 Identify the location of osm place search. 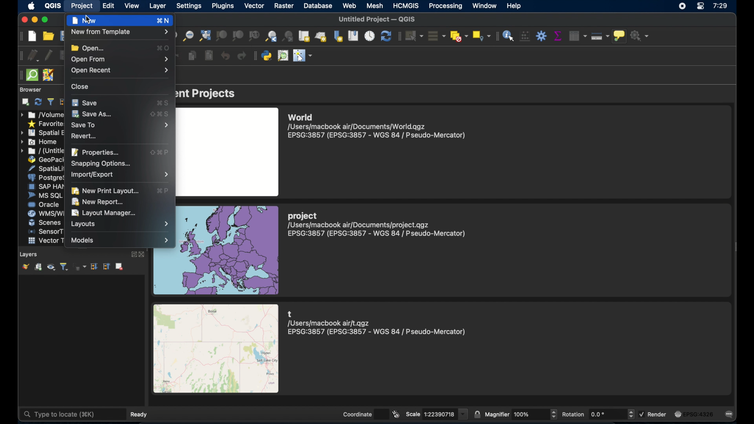
(284, 56).